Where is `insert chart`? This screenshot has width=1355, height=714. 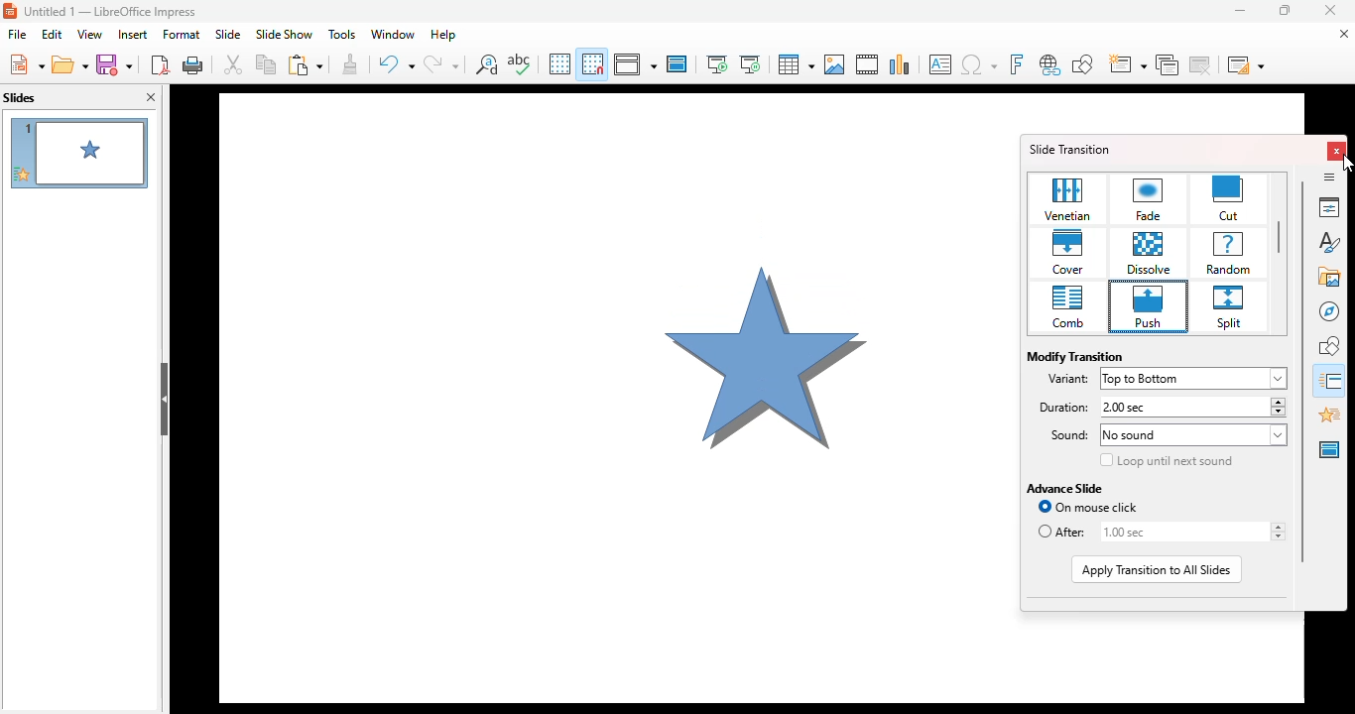 insert chart is located at coordinates (901, 64).